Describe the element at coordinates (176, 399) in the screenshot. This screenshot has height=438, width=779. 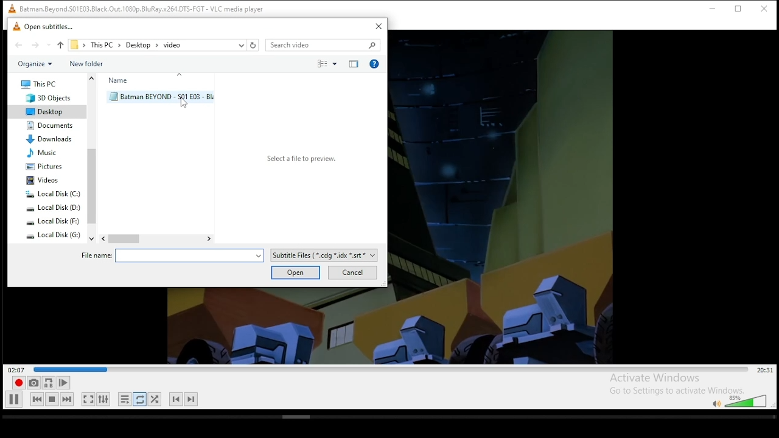
I see `previous chapter` at that location.